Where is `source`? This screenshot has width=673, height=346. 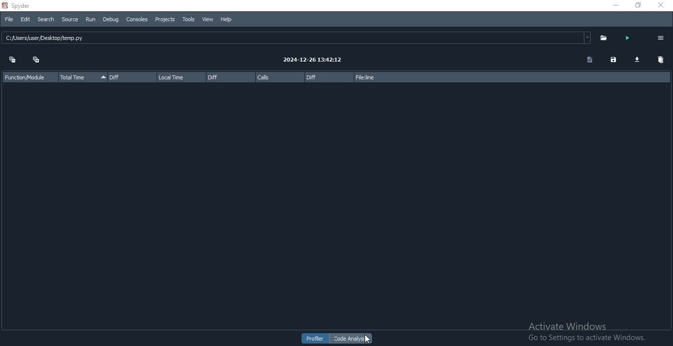
source is located at coordinates (68, 19).